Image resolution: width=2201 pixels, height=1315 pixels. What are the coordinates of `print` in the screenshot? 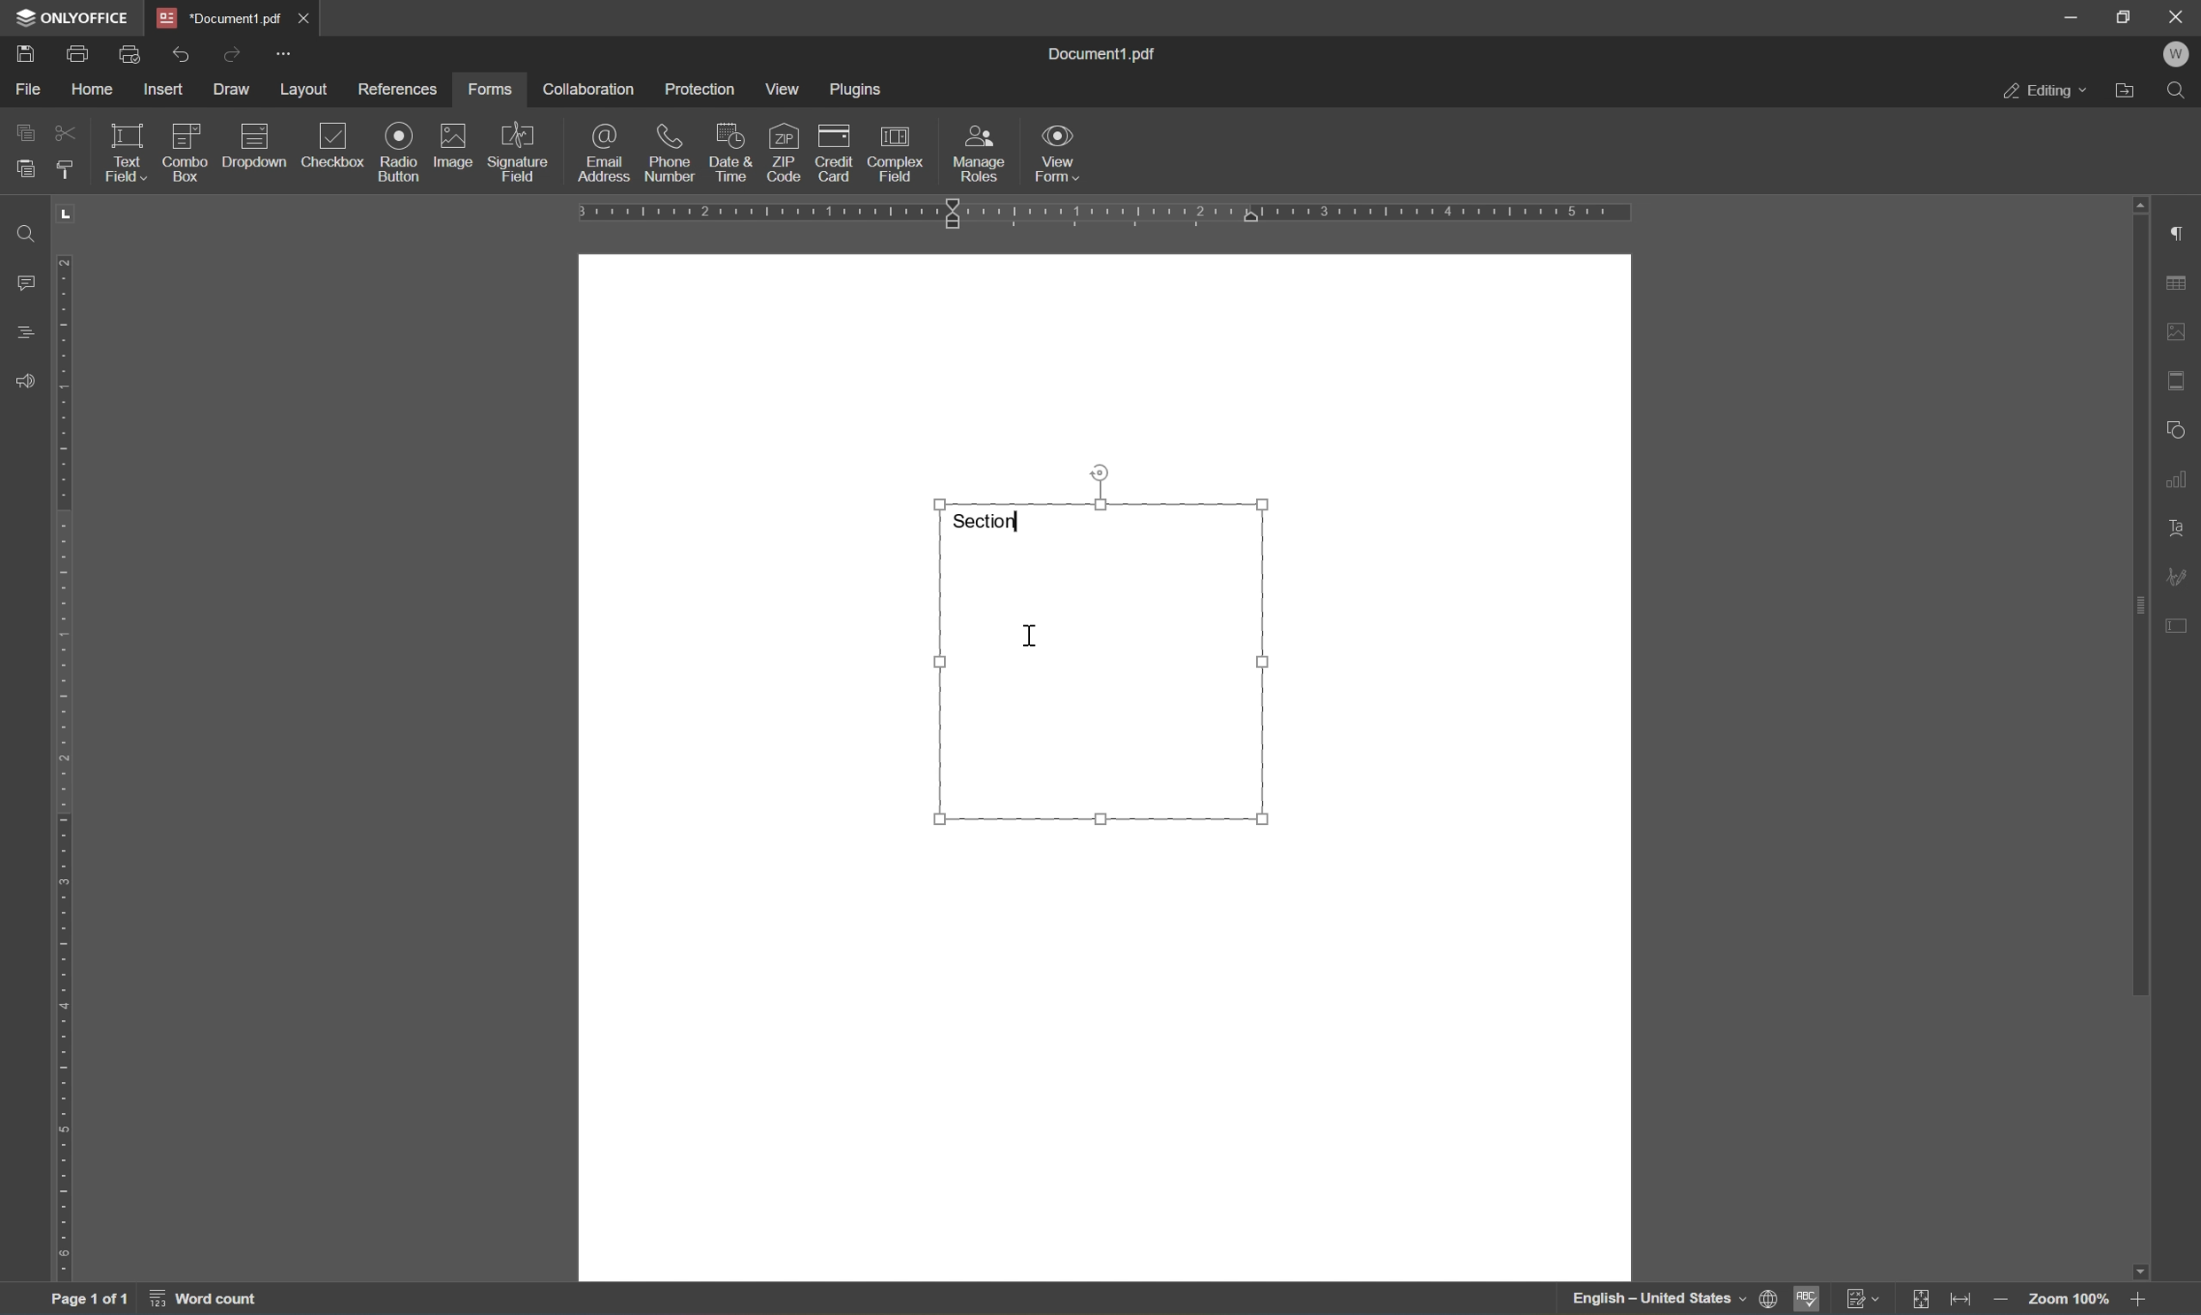 It's located at (77, 52).